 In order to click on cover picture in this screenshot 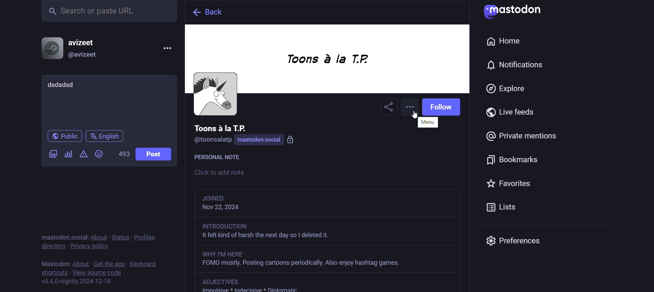, I will do `click(327, 60)`.